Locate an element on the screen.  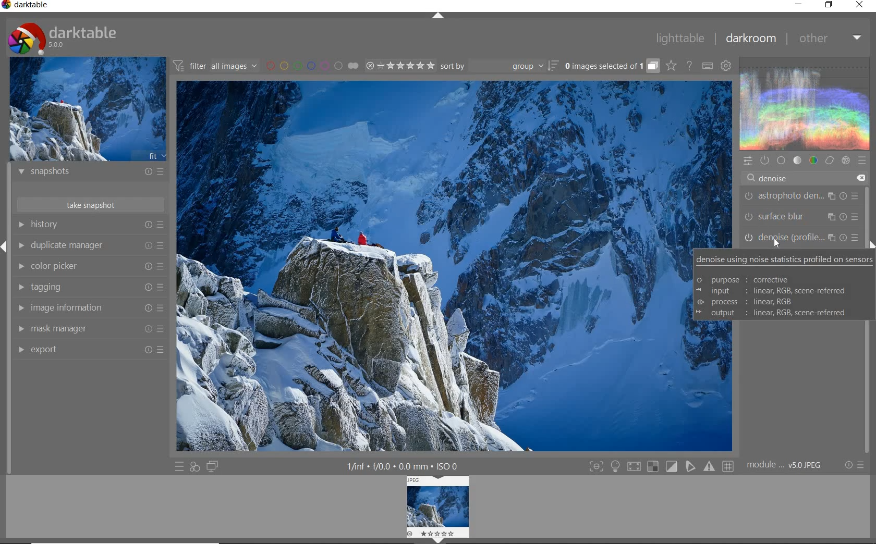
duplicate manager is located at coordinates (90, 245).